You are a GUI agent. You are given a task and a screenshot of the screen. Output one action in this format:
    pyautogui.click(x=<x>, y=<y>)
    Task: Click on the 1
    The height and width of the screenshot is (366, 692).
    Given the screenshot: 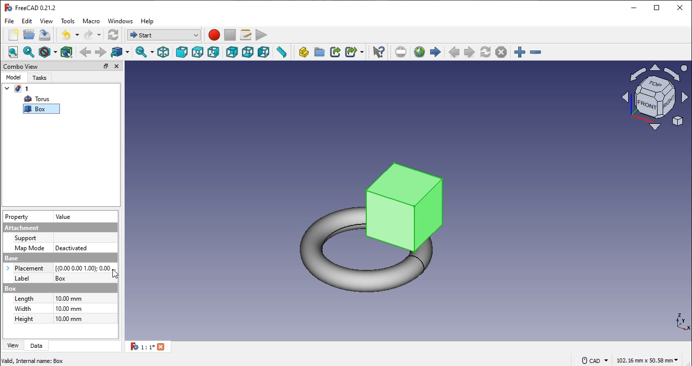 What is the action you would take?
    pyautogui.click(x=16, y=89)
    